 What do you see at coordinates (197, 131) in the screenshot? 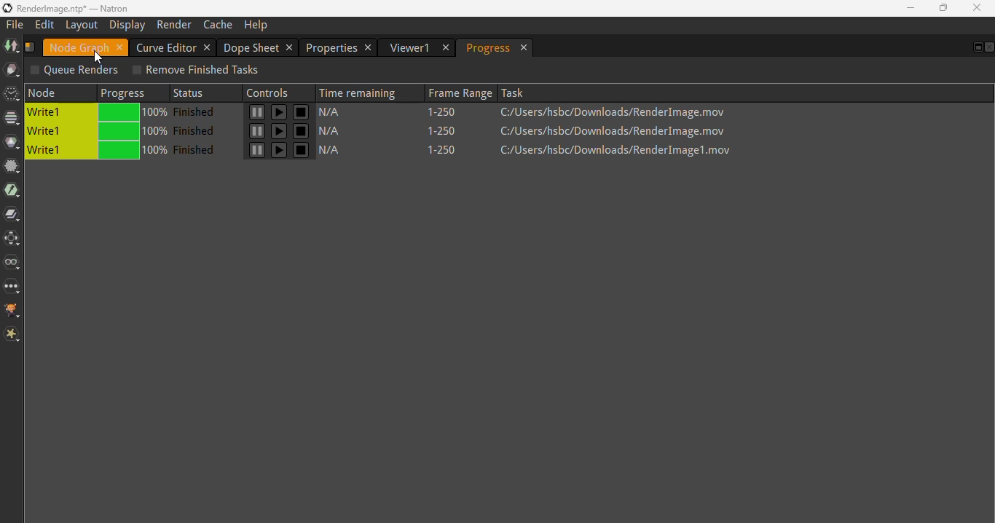
I see `finished` at bounding box center [197, 131].